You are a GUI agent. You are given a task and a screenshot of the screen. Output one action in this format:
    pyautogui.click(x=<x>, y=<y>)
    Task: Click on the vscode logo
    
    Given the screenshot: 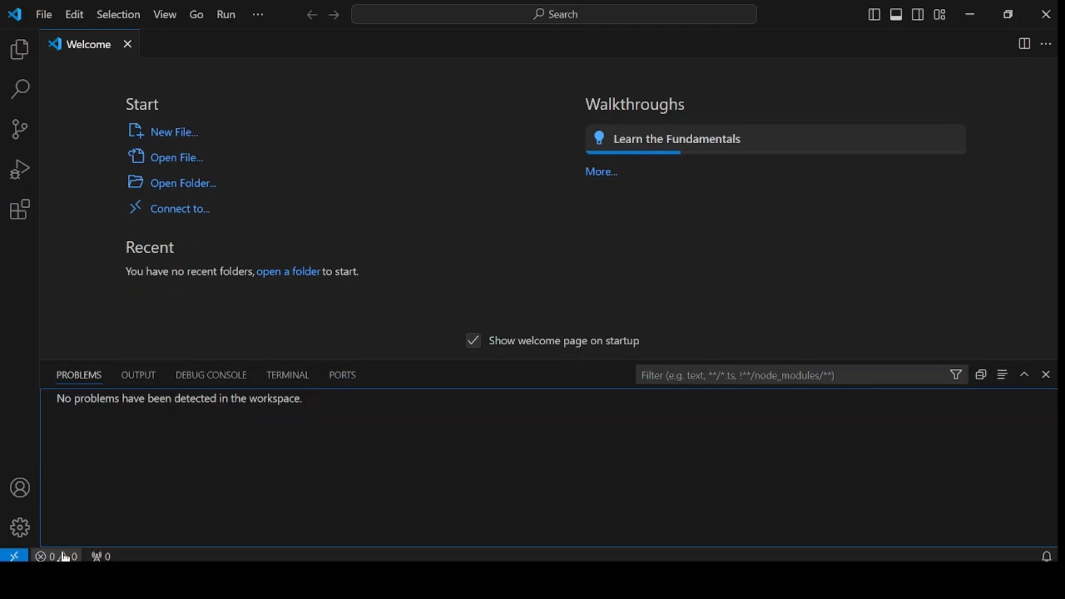 What is the action you would take?
    pyautogui.click(x=13, y=14)
    